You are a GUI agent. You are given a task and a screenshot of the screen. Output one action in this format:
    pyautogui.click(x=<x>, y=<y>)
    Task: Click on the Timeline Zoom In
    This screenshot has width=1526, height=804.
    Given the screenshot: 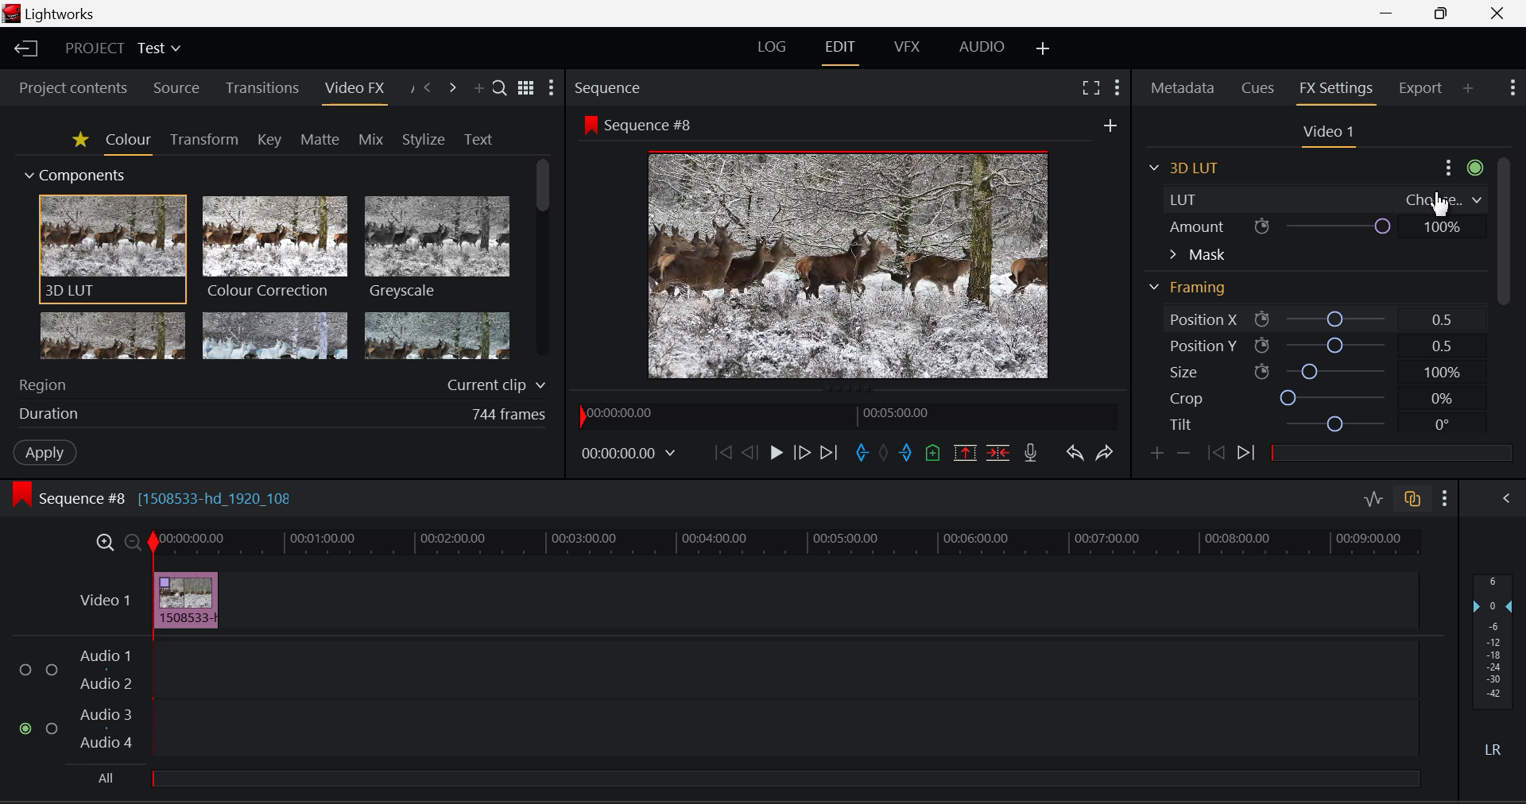 What is the action you would take?
    pyautogui.click(x=104, y=542)
    